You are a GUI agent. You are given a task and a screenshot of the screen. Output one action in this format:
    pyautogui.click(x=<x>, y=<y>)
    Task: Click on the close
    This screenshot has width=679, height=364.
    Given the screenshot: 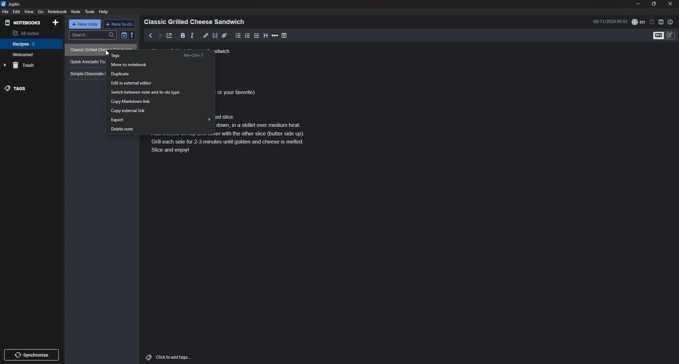 What is the action you would take?
    pyautogui.click(x=671, y=4)
    